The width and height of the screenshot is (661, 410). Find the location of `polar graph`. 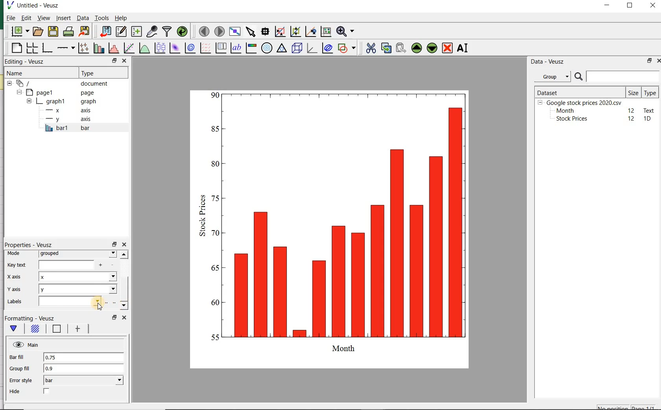

polar graph is located at coordinates (266, 48).